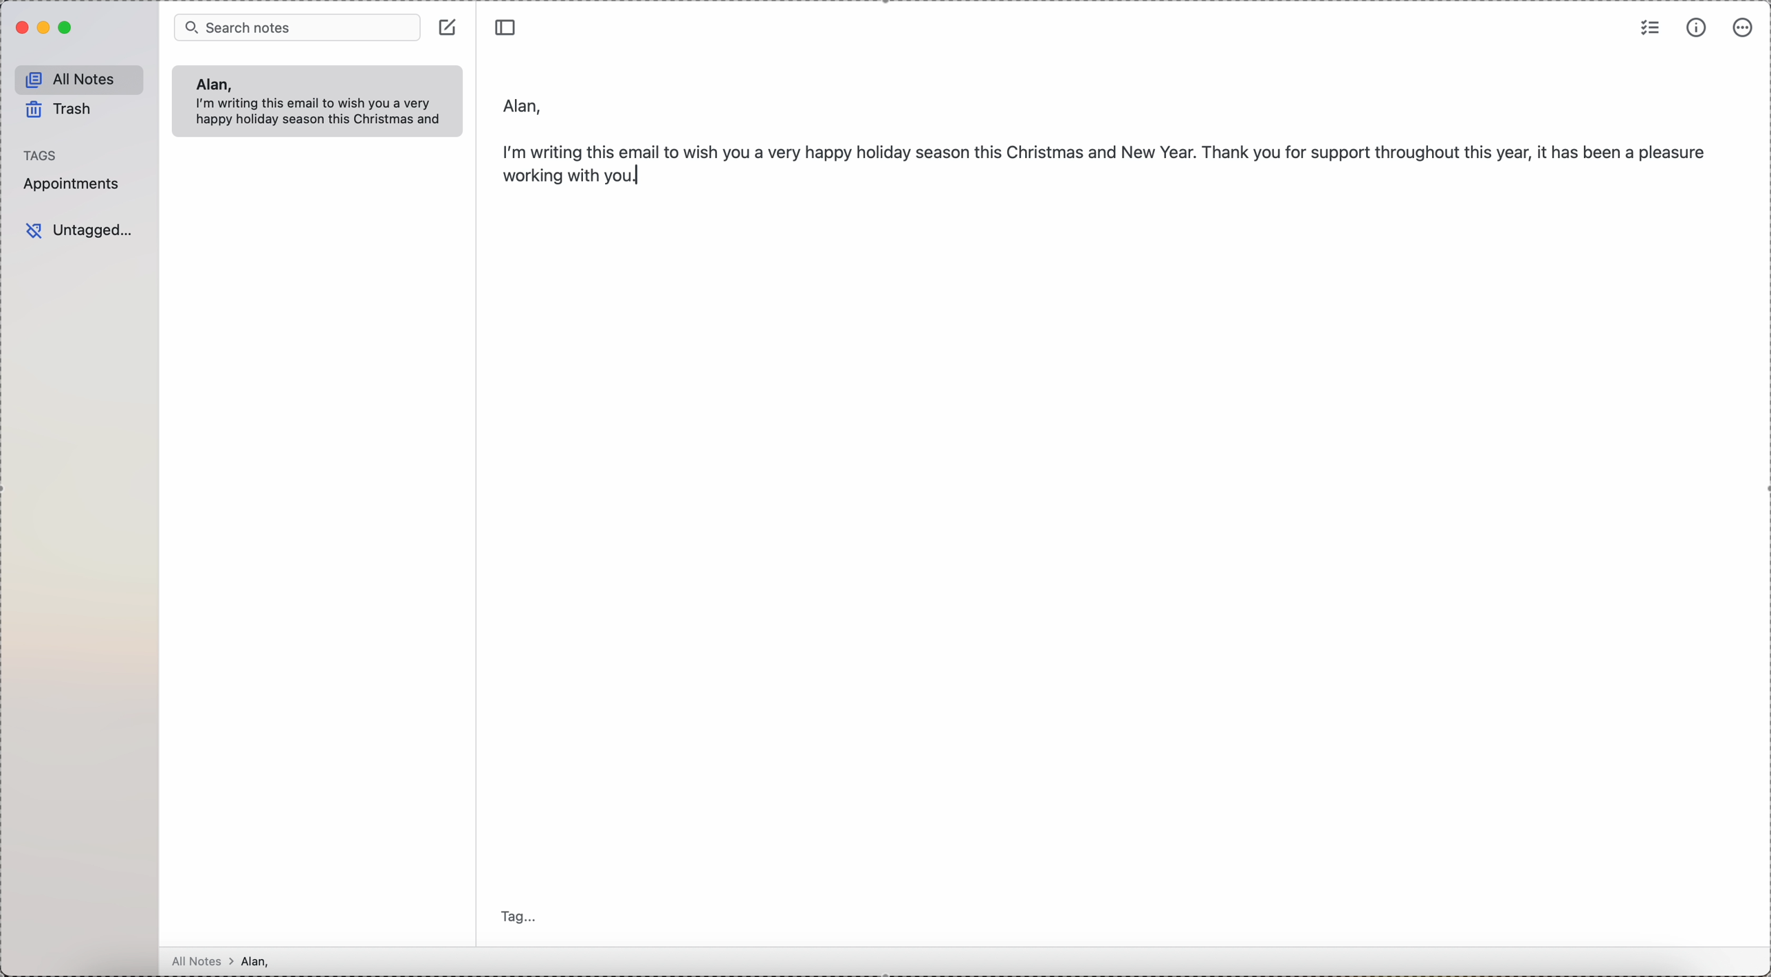  What do you see at coordinates (80, 231) in the screenshot?
I see `untagged` at bounding box center [80, 231].